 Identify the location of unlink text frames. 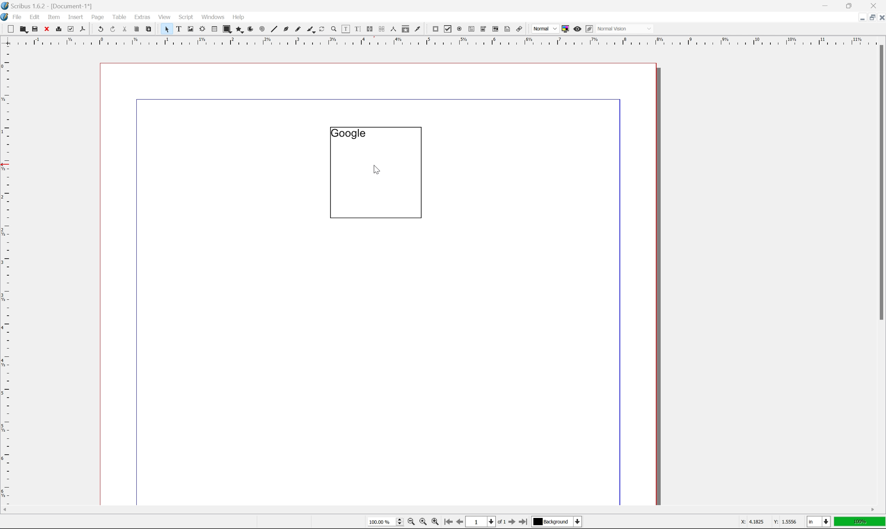
(380, 29).